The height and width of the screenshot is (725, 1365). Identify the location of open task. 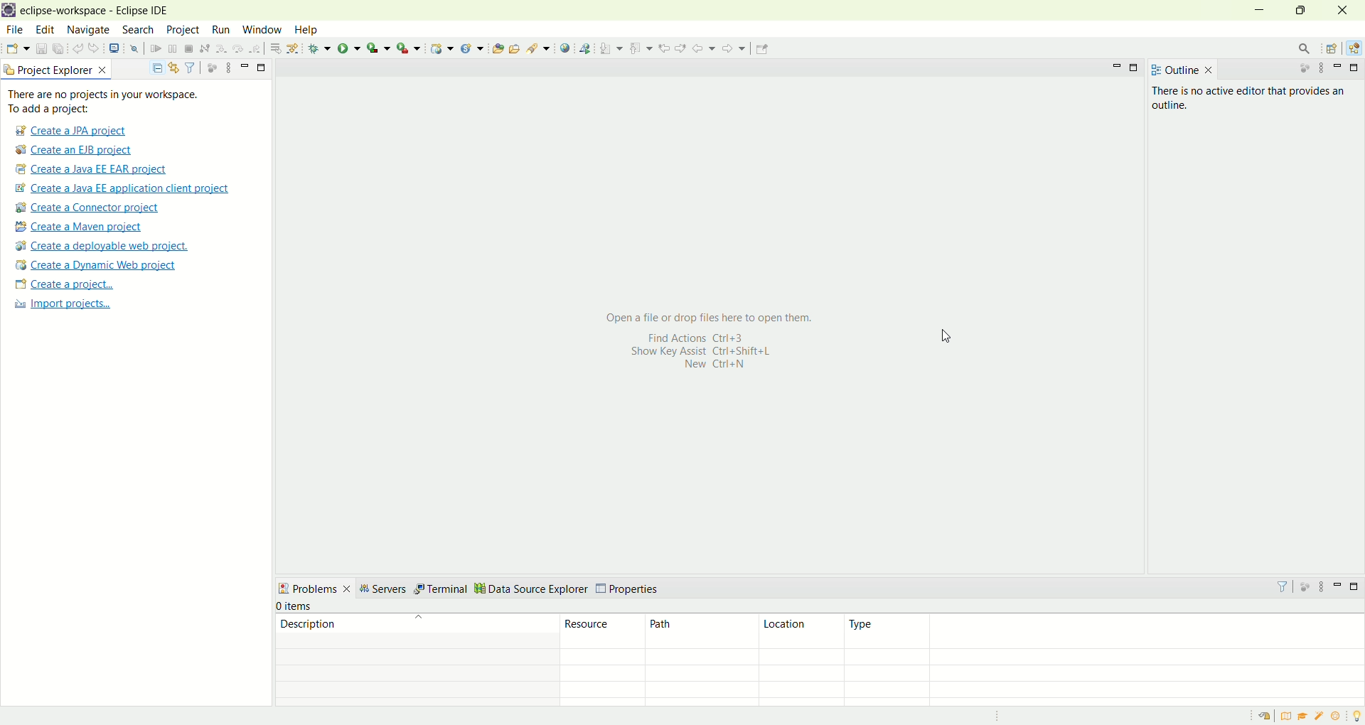
(515, 48).